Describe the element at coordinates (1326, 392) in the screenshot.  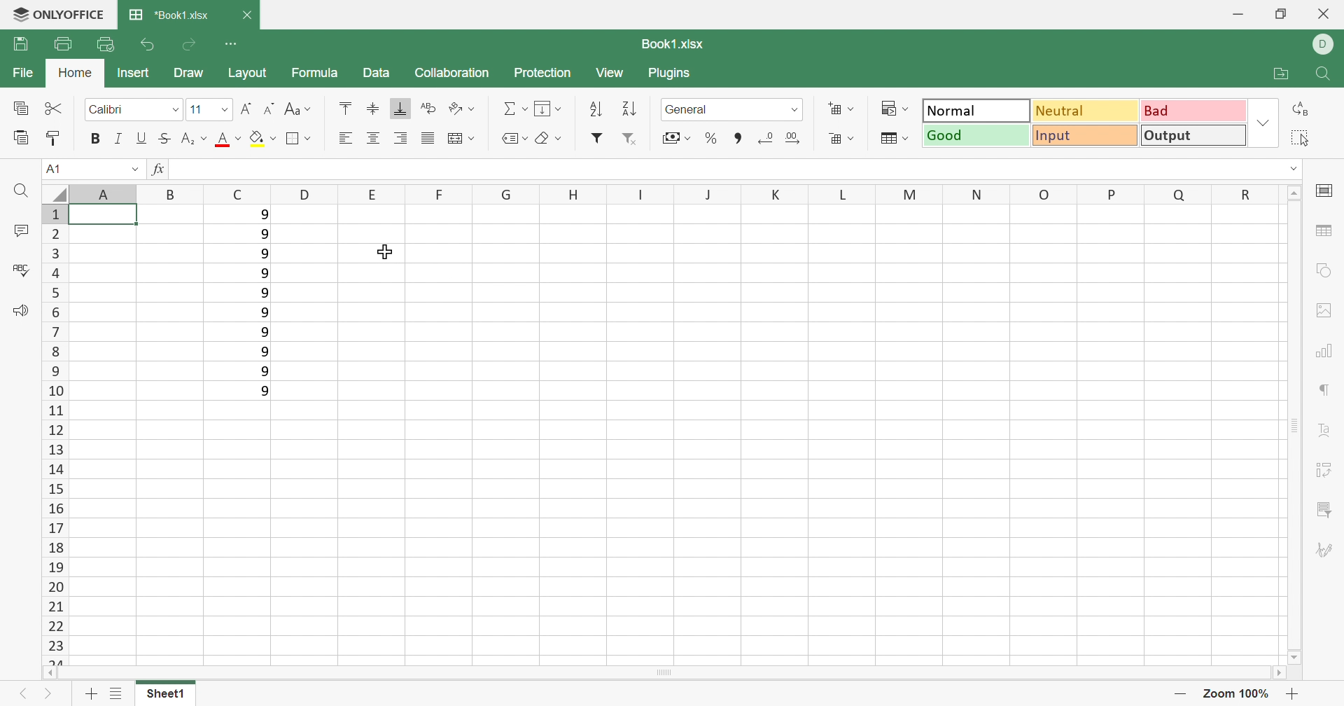
I see `Paragraph settings` at that location.